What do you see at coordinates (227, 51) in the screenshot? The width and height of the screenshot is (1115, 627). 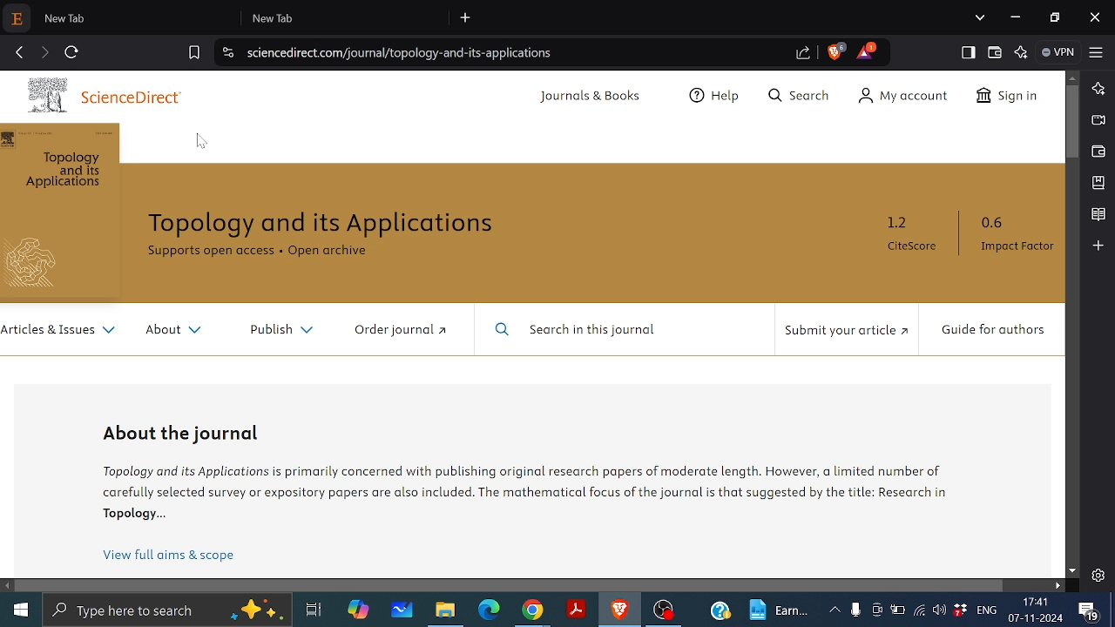 I see `Site information` at bounding box center [227, 51].